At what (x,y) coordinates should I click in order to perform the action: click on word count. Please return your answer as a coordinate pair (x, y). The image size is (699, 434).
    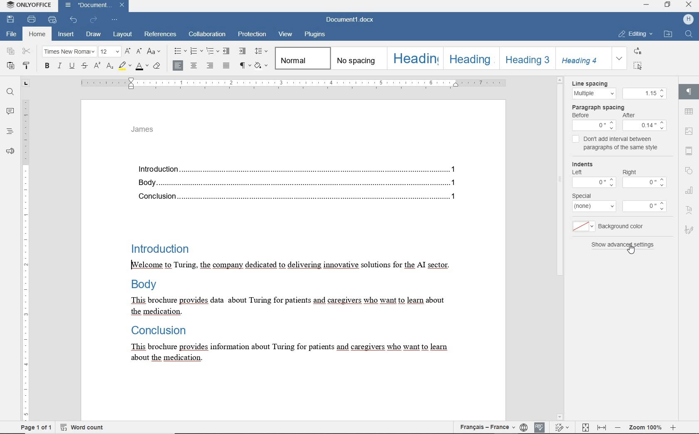
    Looking at the image, I should click on (88, 428).